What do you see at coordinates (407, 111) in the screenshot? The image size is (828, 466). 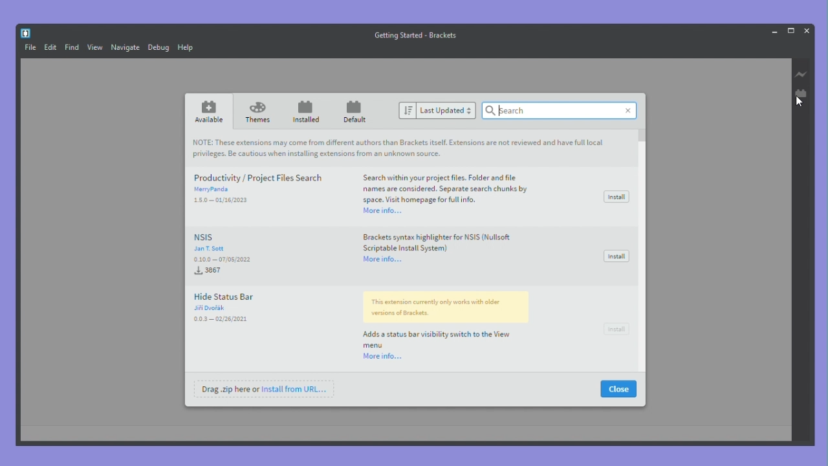 I see `Sort` at bounding box center [407, 111].